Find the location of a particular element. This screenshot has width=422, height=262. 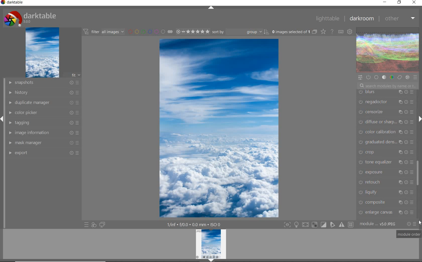

LIGHTTABLE is located at coordinates (327, 18).